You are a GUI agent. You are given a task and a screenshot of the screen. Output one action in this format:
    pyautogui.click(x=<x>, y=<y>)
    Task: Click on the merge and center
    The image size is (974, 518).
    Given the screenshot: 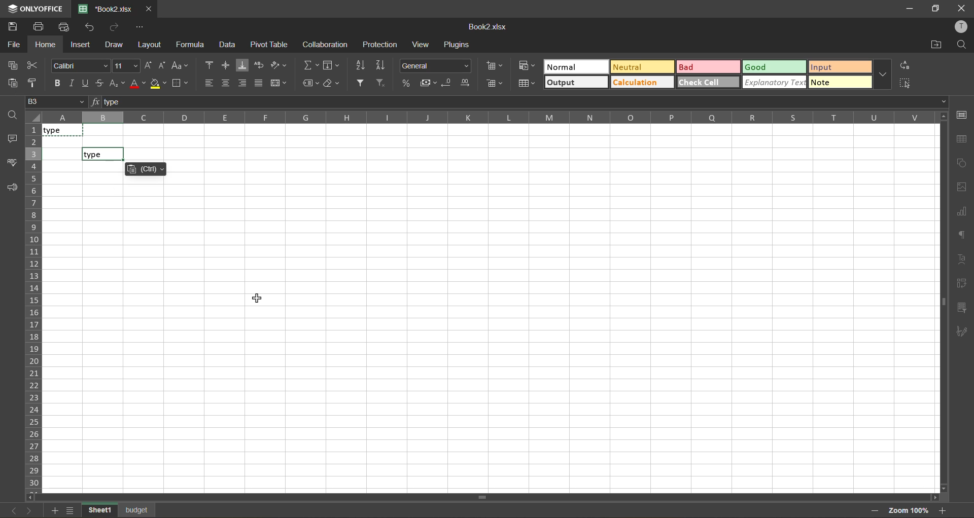 What is the action you would take?
    pyautogui.click(x=279, y=83)
    